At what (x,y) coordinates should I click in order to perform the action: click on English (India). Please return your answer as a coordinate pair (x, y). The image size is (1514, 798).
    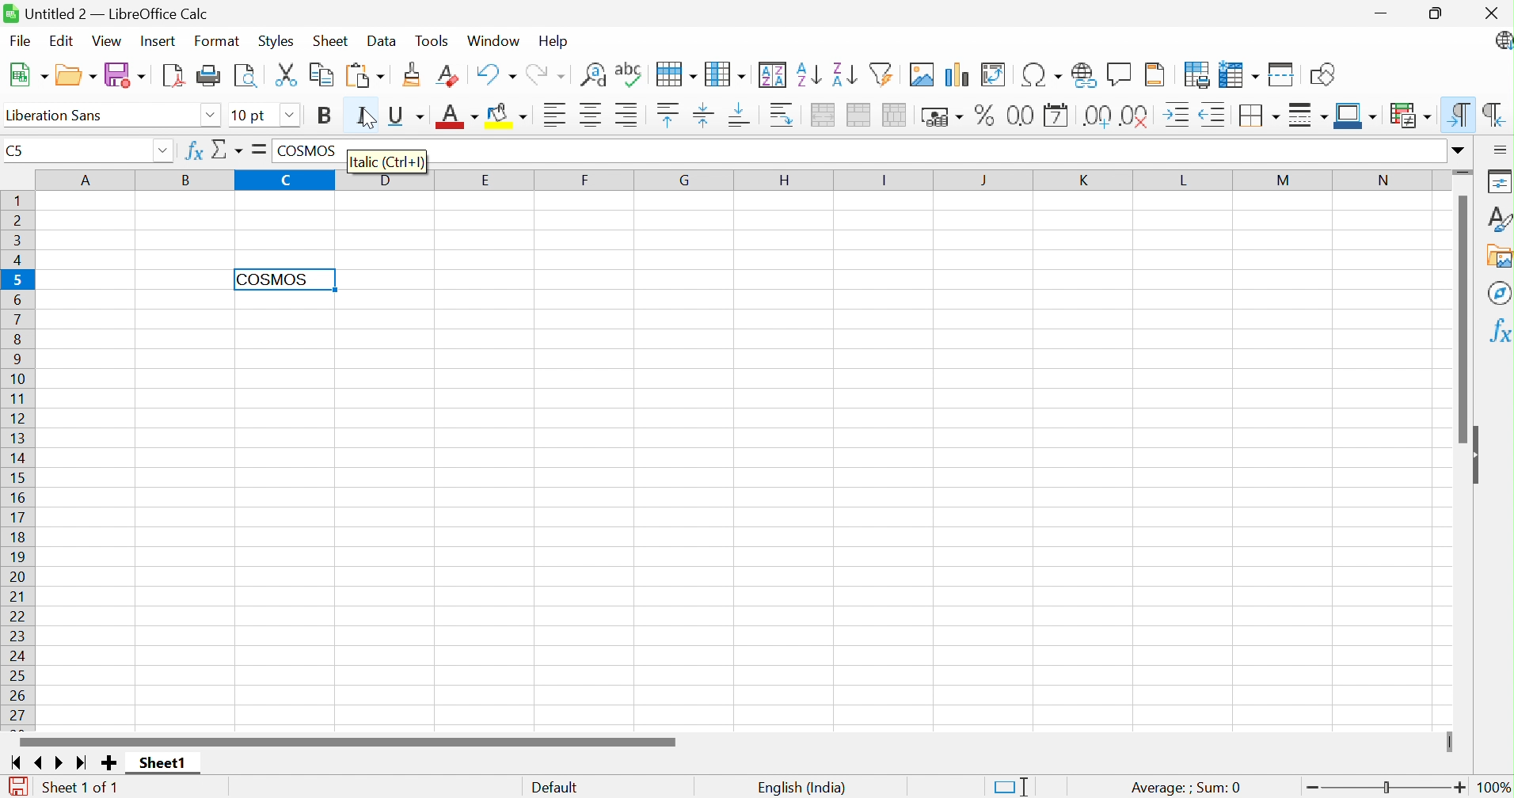
    Looking at the image, I should click on (801, 787).